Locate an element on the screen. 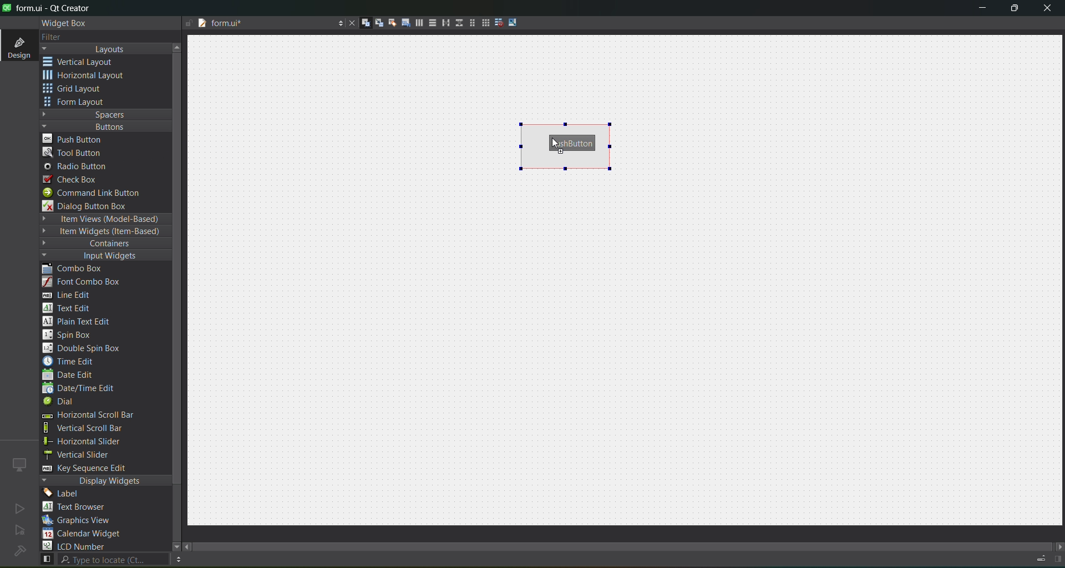 Image resolution: width=1065 pixels, height=568 pixels. layout in a grid is located at coordinates (481, 23).